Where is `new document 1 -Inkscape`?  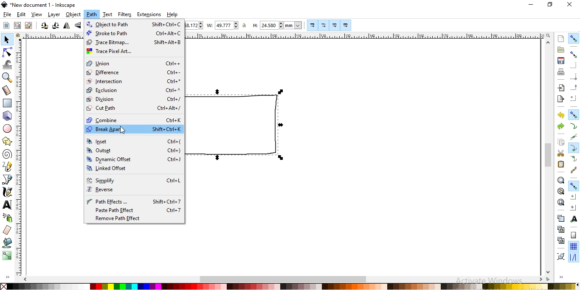
new document 1 -Inkscape is located at coordinates (40, 5).